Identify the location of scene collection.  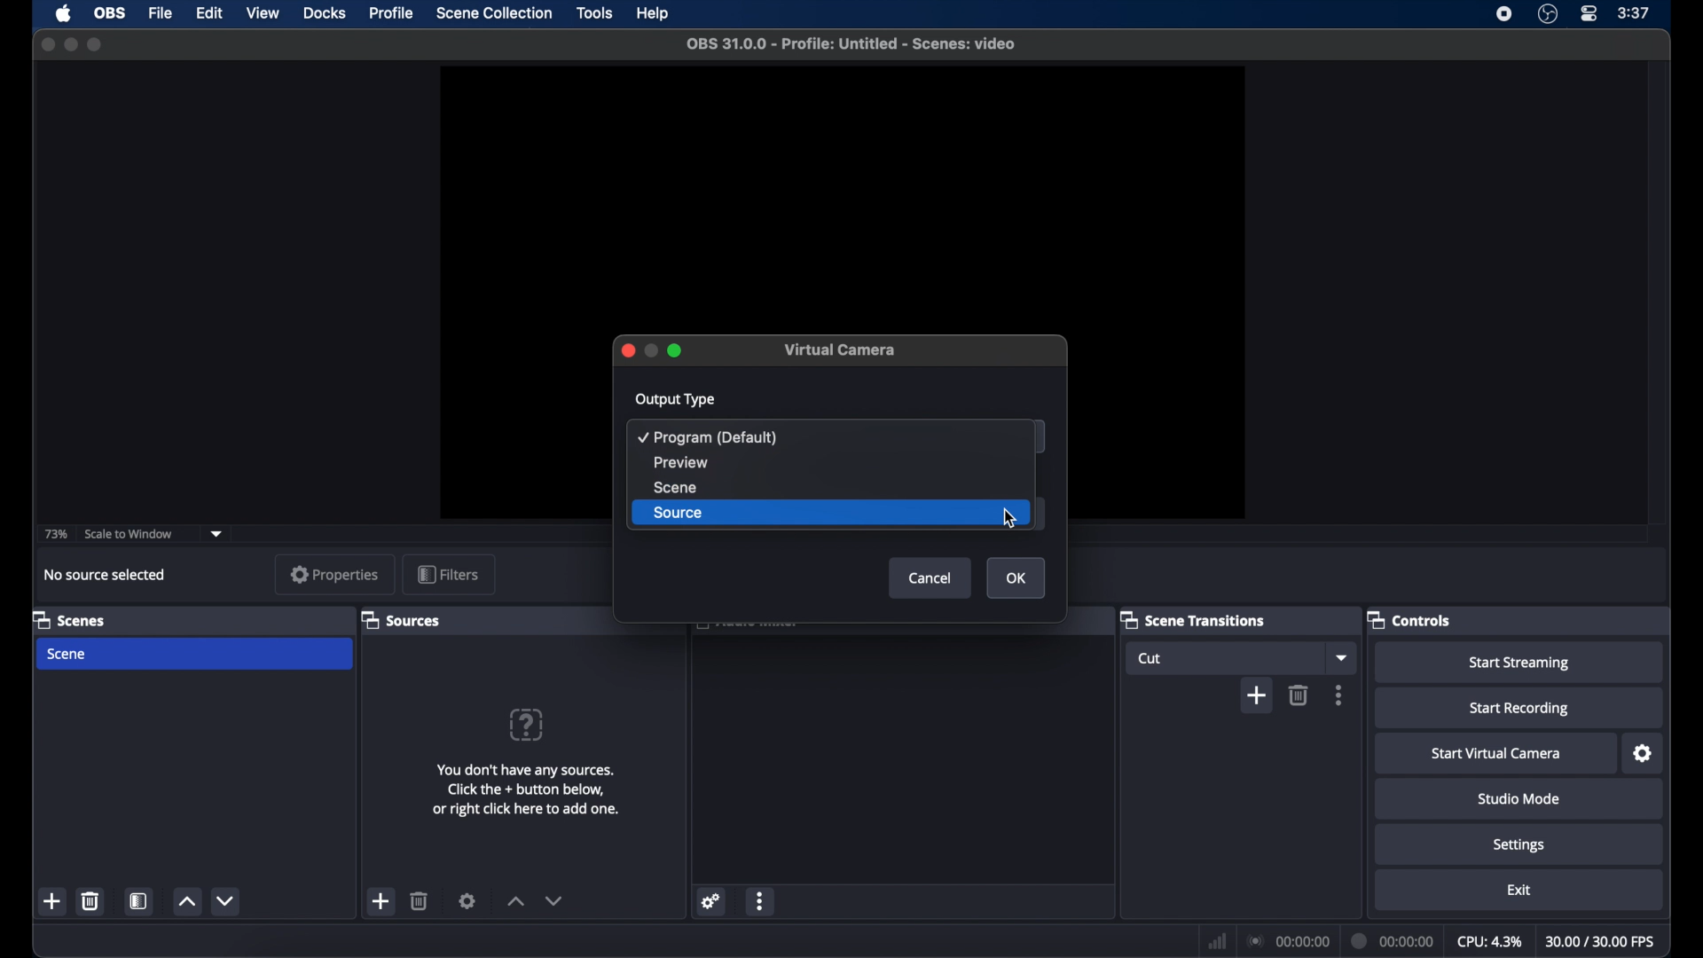
(494, 13).